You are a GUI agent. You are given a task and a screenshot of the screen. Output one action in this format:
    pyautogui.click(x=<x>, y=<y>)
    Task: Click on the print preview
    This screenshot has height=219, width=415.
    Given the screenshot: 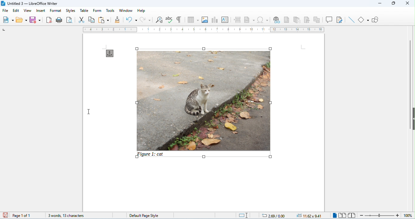 What is the action you would take?
    pyautogui.click(x=70, y=20)
    